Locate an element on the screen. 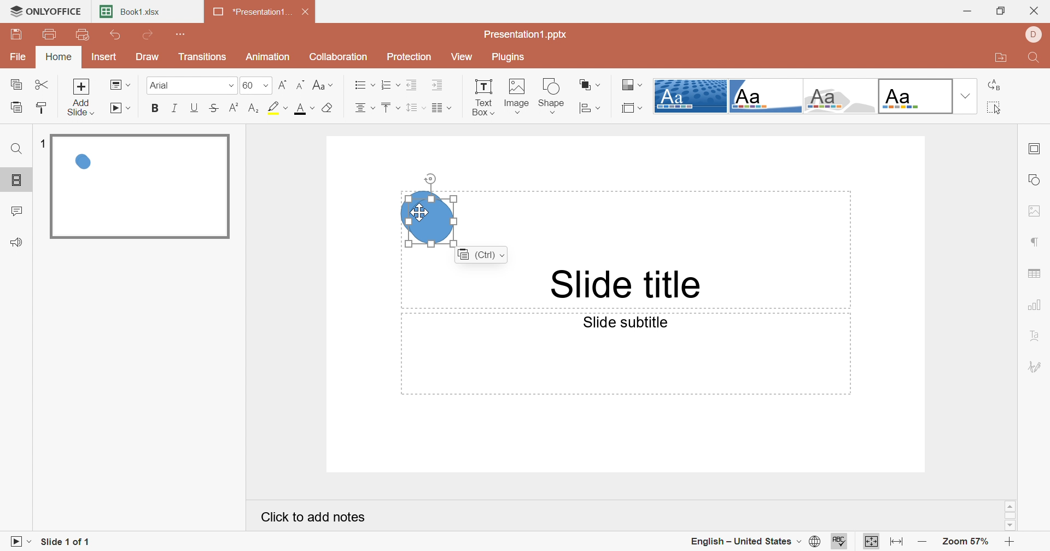 This screenshot has width=1050, height=551. Click to add notes is located at coordinates (315, 517).